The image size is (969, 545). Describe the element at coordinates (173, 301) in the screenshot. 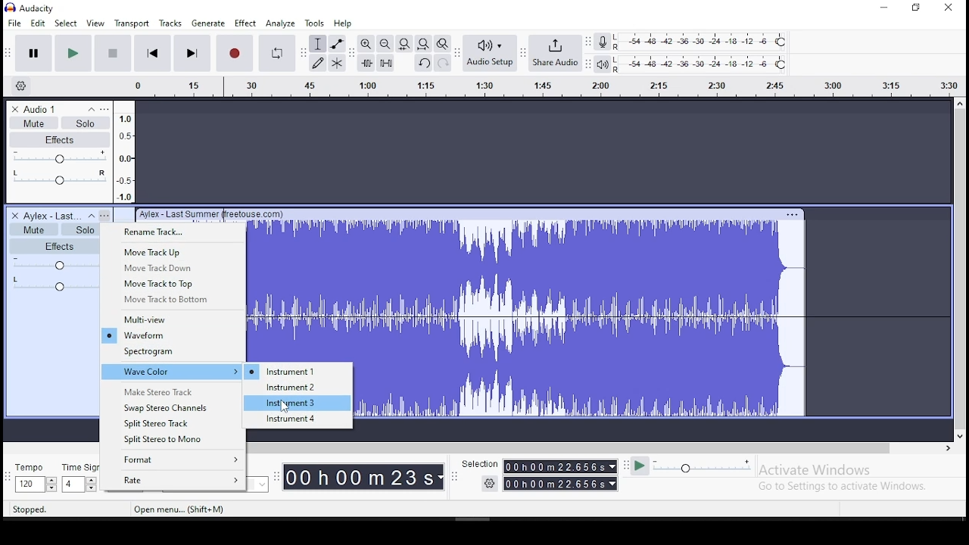

I see `move to bottom` at that location.